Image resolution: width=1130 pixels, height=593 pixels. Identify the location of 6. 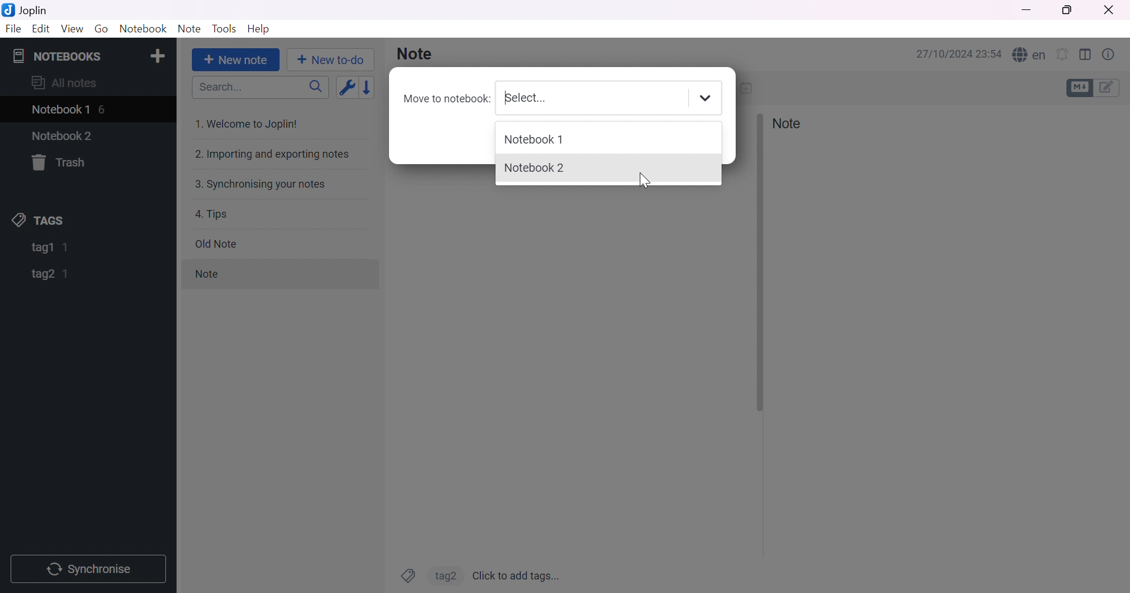
(104, 109).